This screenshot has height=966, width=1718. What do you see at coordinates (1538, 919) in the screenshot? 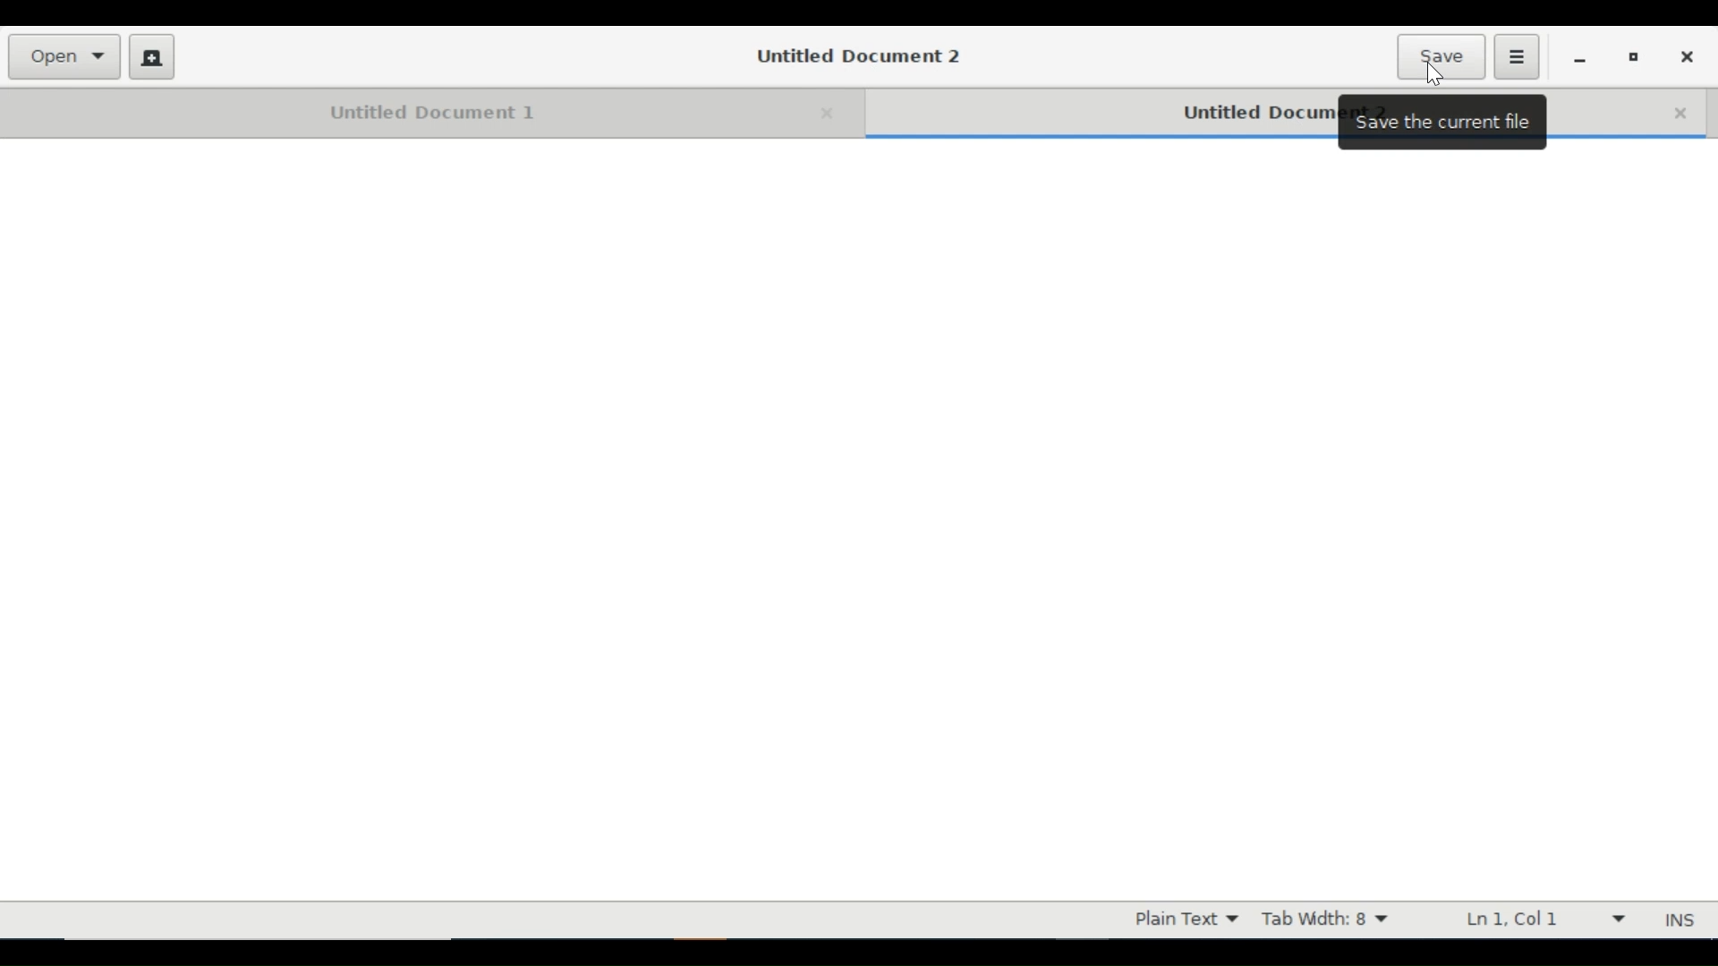
I see `Ln 1 Col 1` at bounding box center [1538, 919].